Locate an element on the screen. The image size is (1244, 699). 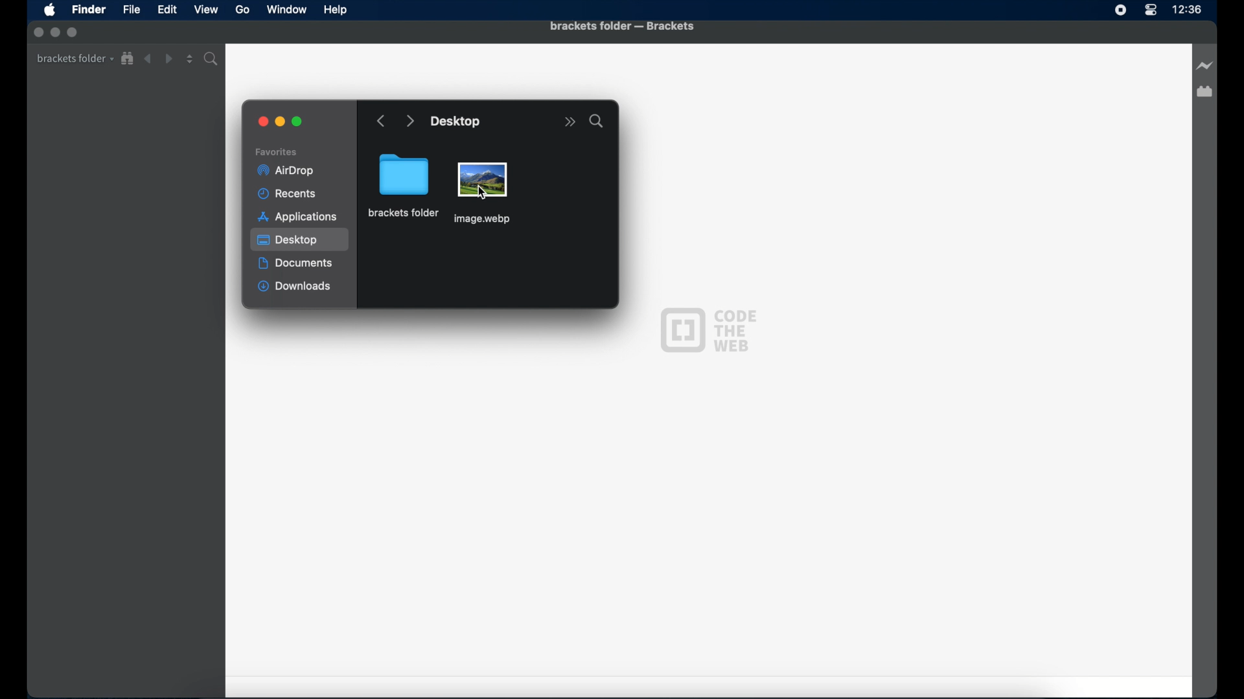
inactive close button is located at coordinates (39, 30).